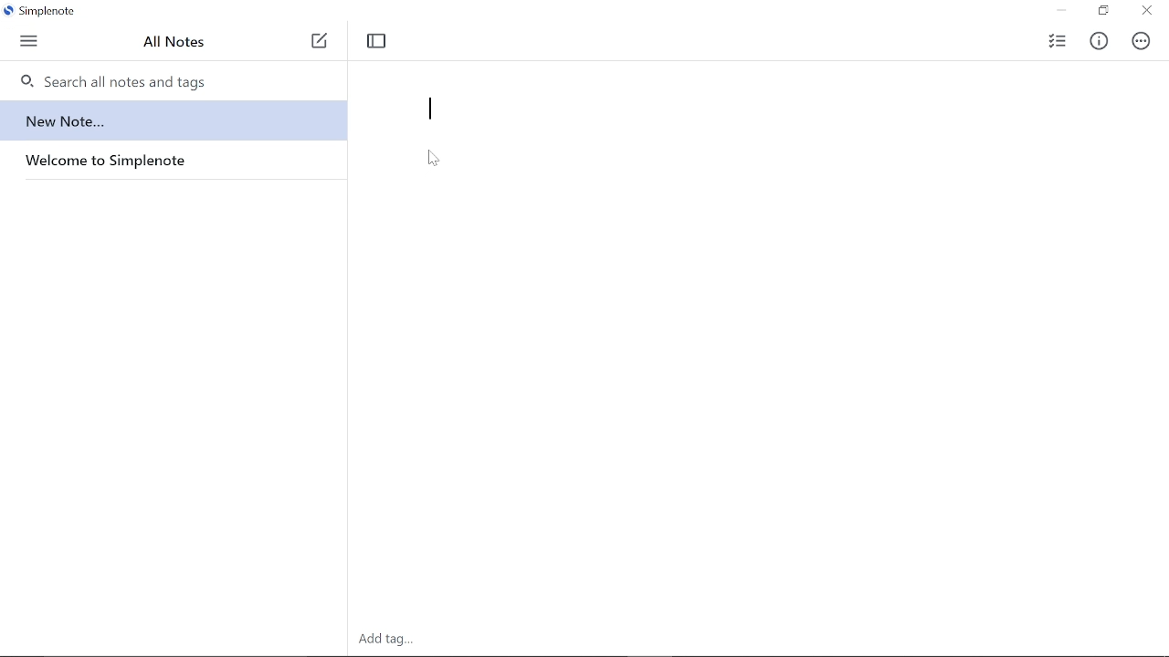 Image resolution: width=1169 pixels, height=657 pixels. Describe the element at coordinates (1101, 44) in the screenshot. I see `Info` at that location.